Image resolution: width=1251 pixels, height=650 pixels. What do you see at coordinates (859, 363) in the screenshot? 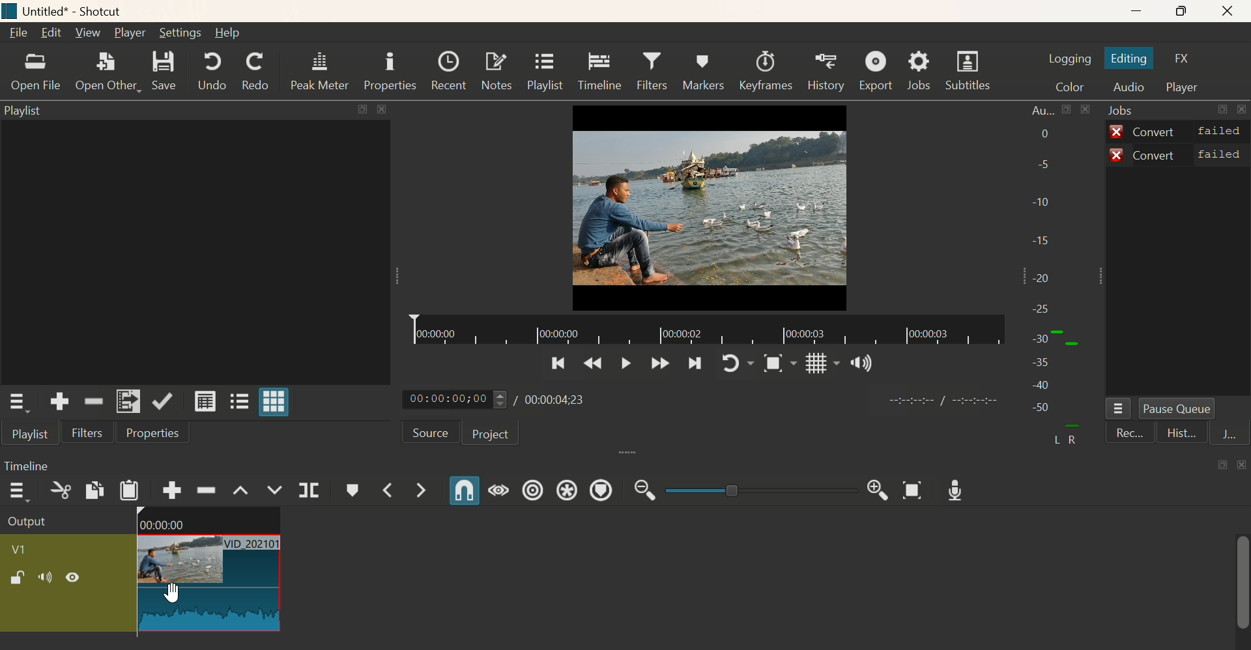
I see `Sound` at bounding box center [859, 363].